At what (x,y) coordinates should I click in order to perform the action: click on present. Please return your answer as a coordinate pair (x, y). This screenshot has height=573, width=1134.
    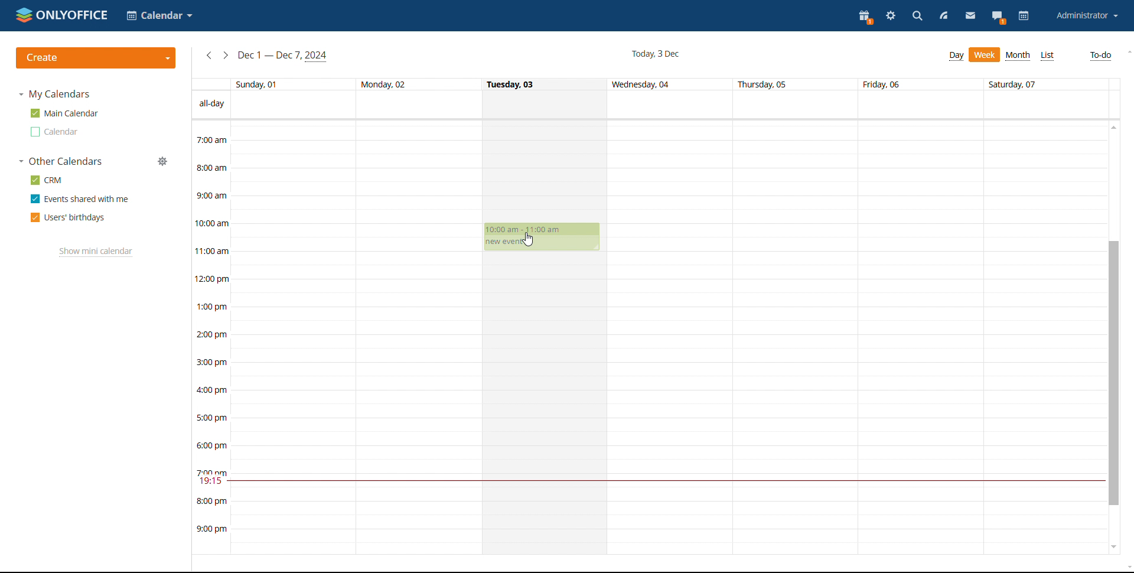
    Looking at the image, I should click on (866, 17).